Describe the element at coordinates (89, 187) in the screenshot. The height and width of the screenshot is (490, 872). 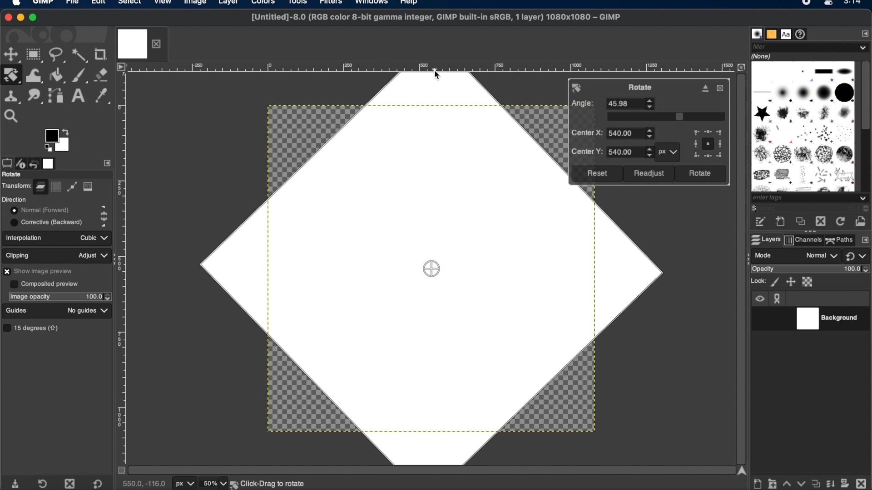
I see `image ` at that location.